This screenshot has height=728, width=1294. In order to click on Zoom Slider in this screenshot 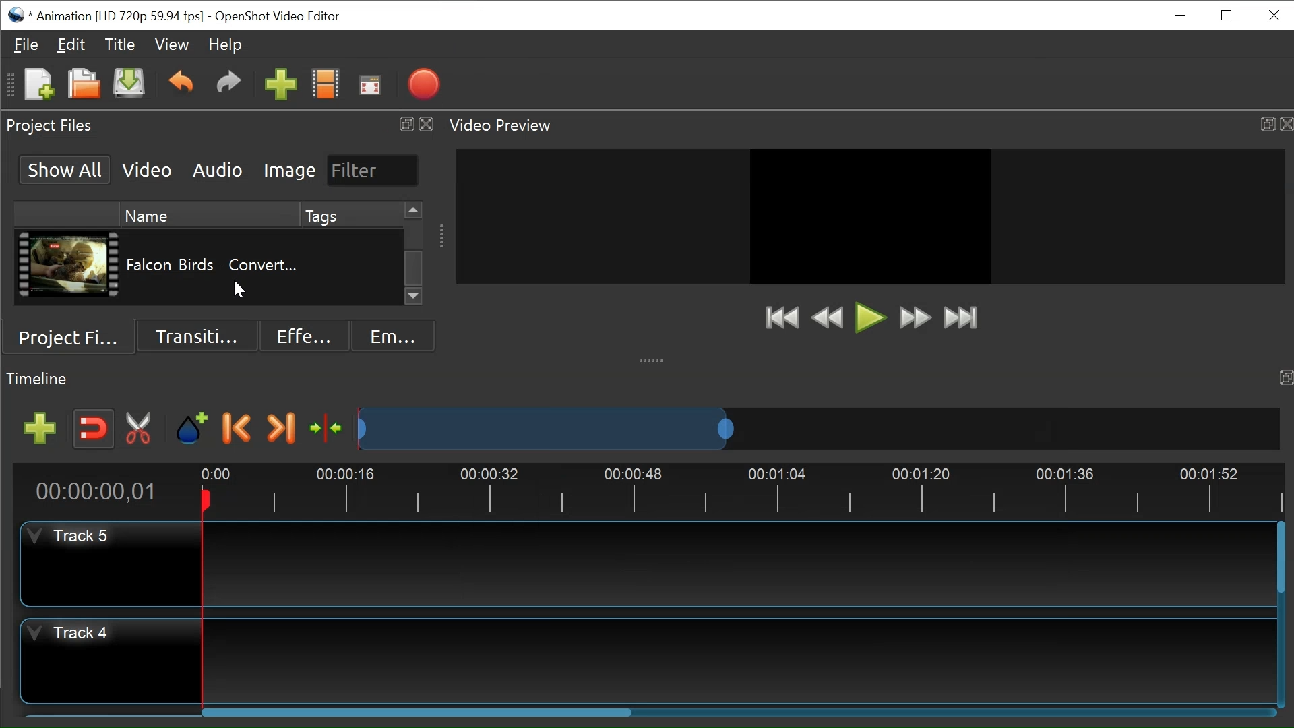, I will do `click(819, 428)`.